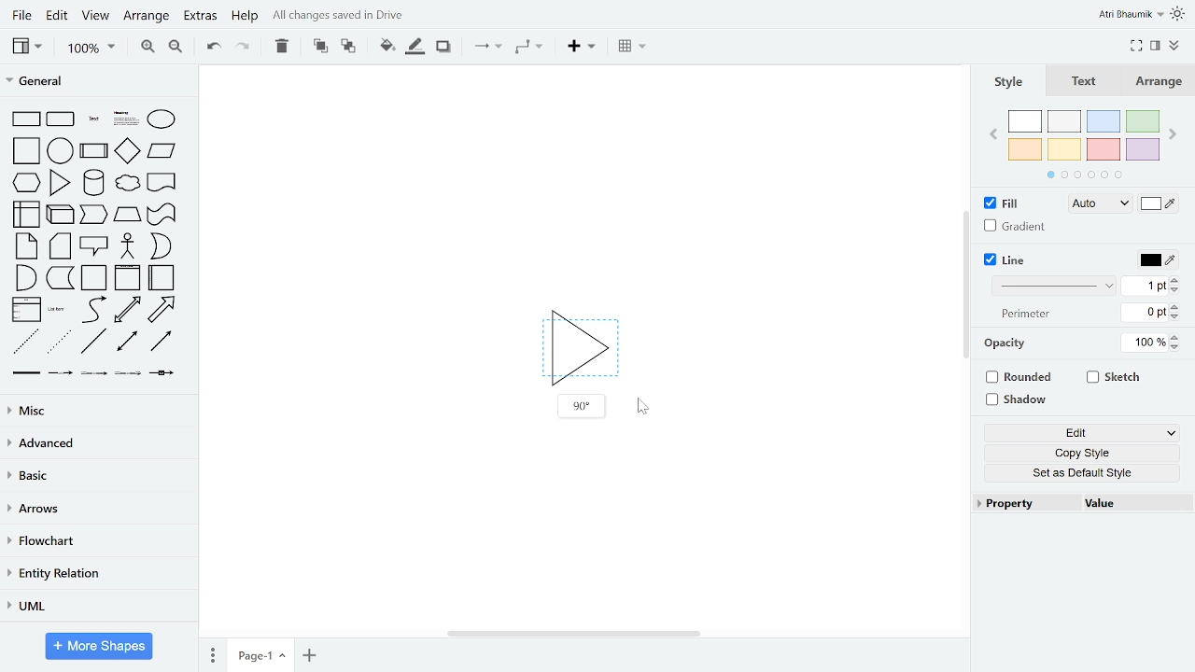 The image size is (1195, 672). What do you see at coordinates (160, 246) in the screenshot?
I see `or` at bounding box center [160, 246].